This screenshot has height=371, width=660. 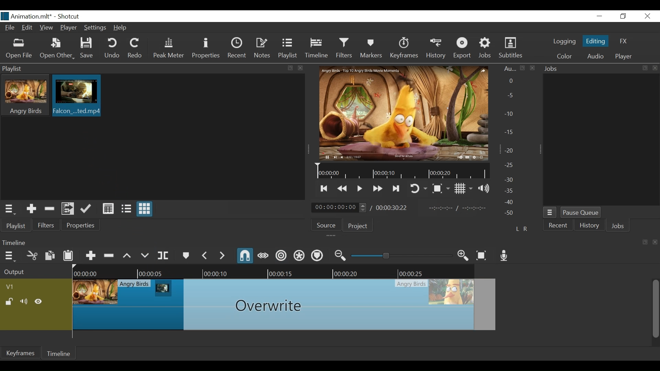 I want to click on Undo, so click(x=112, y=48).